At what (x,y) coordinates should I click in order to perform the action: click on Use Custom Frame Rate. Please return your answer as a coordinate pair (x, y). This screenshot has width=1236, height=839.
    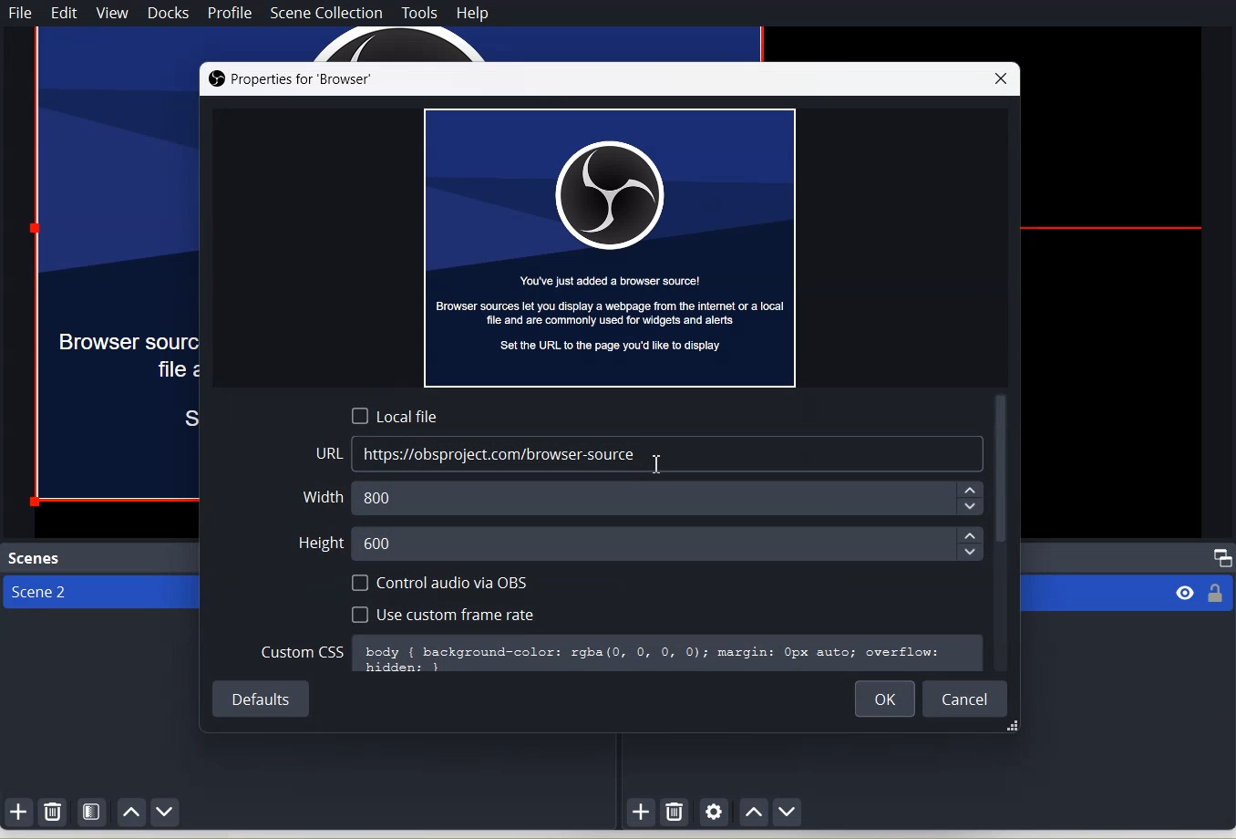
    Looking at the image, I should click on (443, 615).